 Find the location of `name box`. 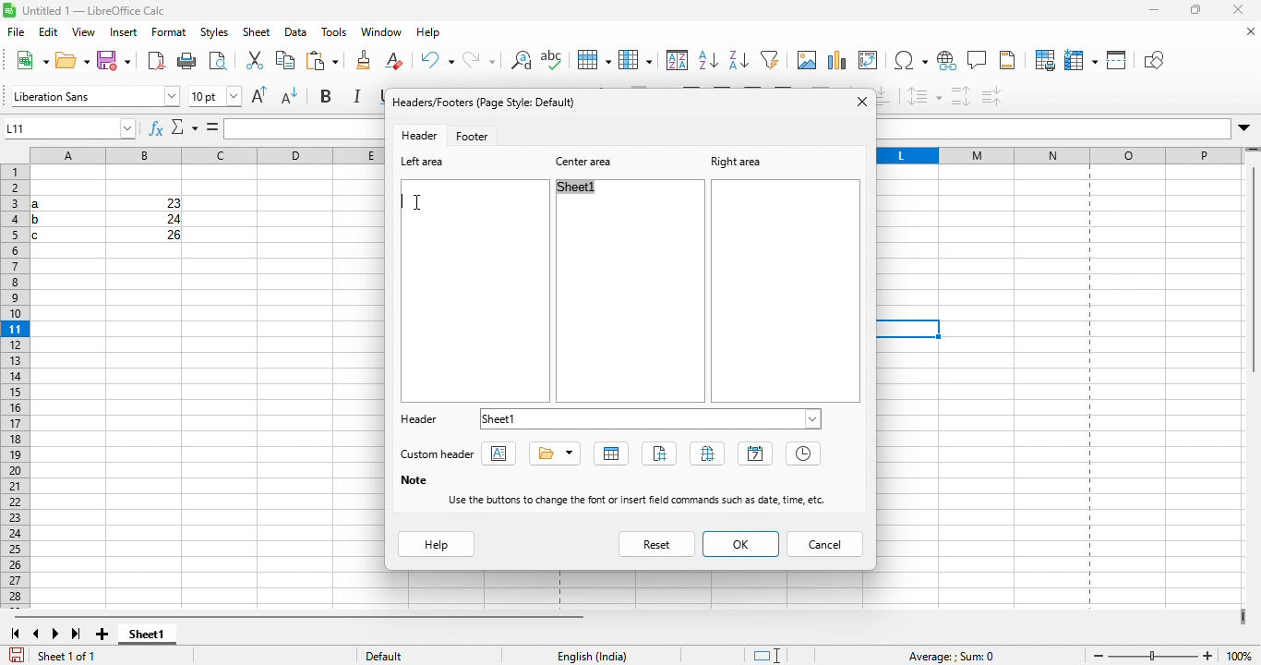

name box is located at coordinates (72, 129).